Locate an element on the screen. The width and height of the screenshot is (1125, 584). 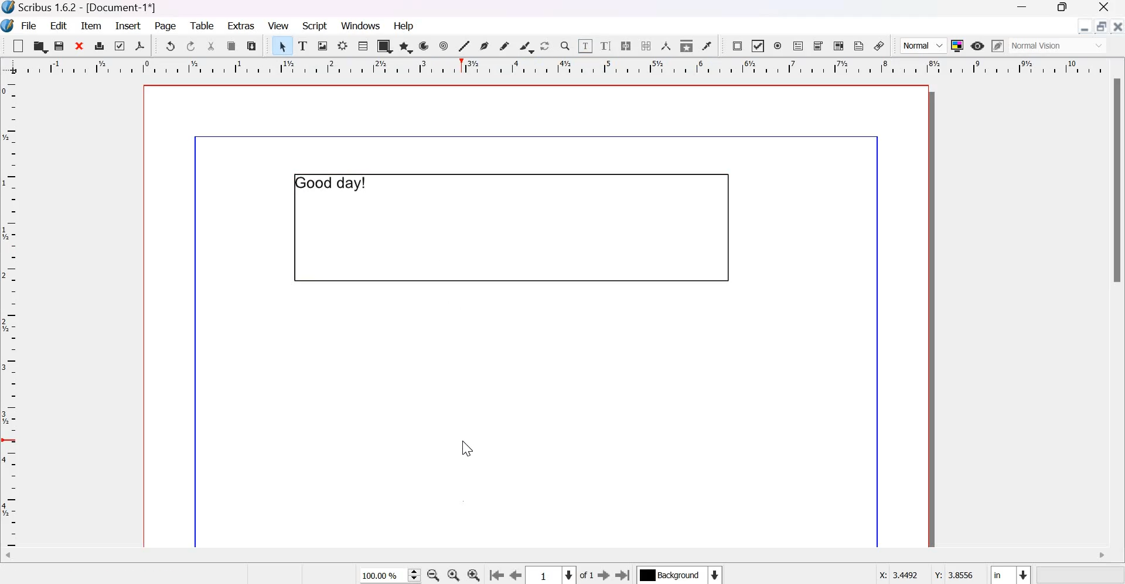
measurements is located at coordinates (666, 46).